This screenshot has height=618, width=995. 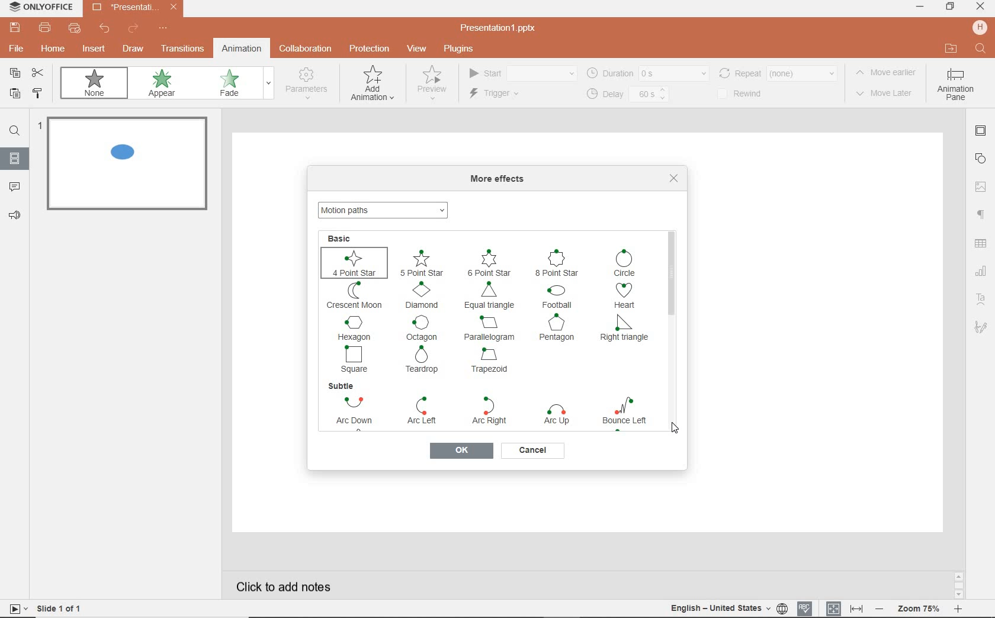 What do you see at coordinates (951, 49) in the screenshot?
I see `OPEN FILE LOCATION` at bounding box center [951, 49].